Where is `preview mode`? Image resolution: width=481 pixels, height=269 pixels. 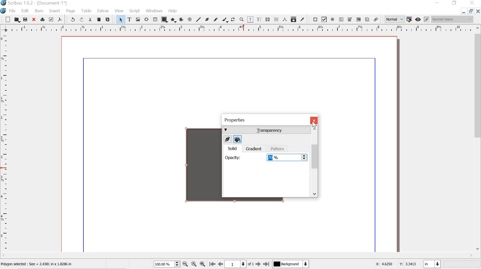 preview mode is located at coordinates (417, 19).